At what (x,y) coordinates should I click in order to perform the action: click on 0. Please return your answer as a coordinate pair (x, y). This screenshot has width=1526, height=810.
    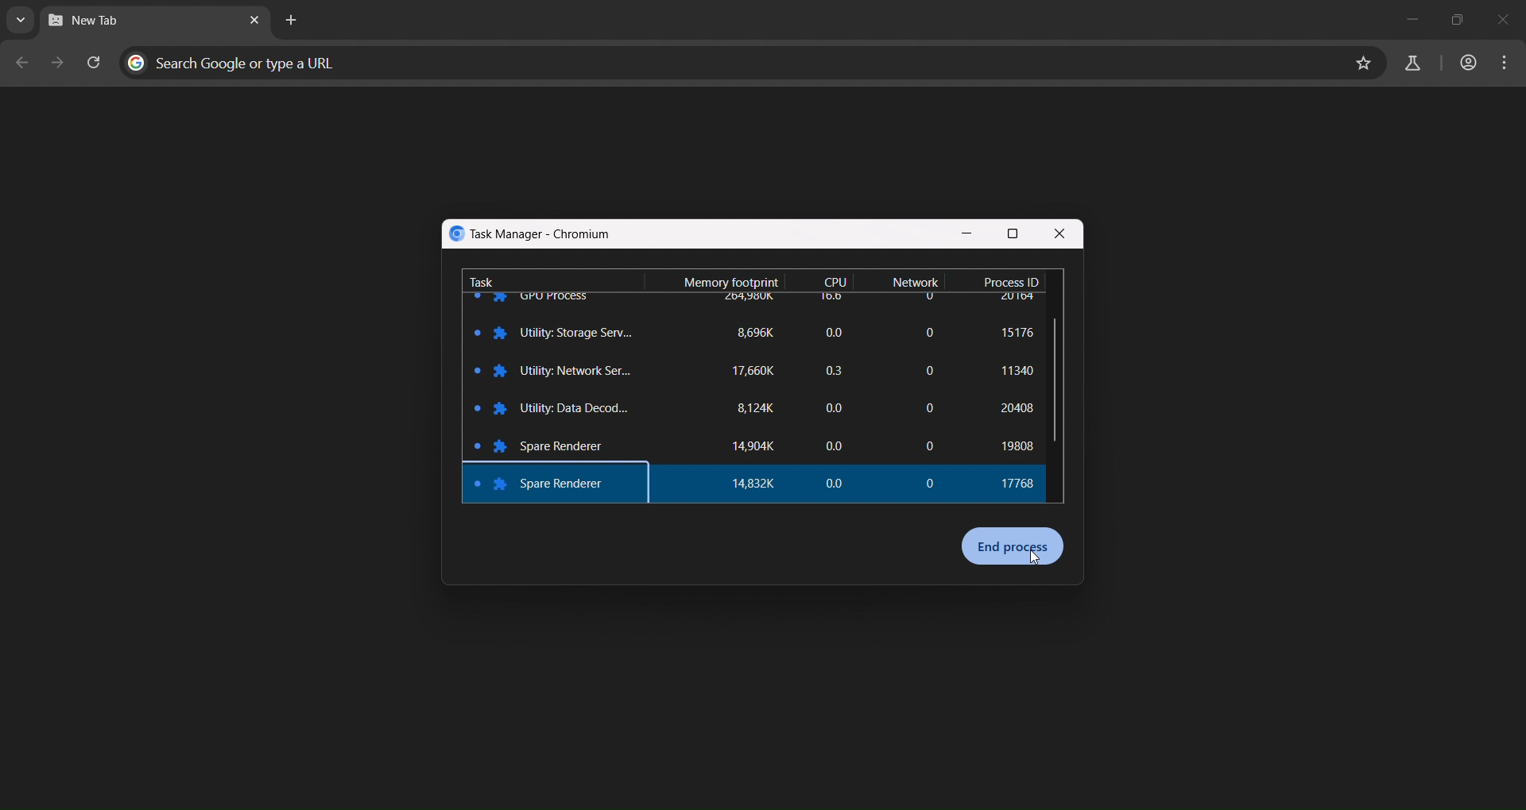
    Looking at the image, I should click on (927, 329).